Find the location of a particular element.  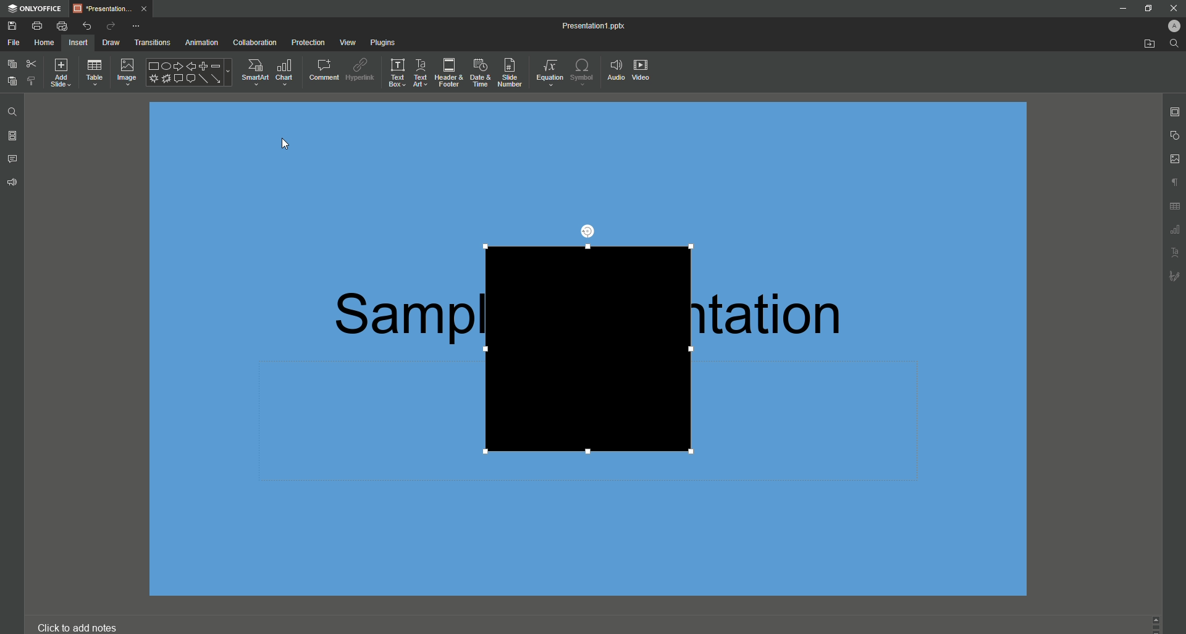

Text settings is located at coordinates (1175, 252).